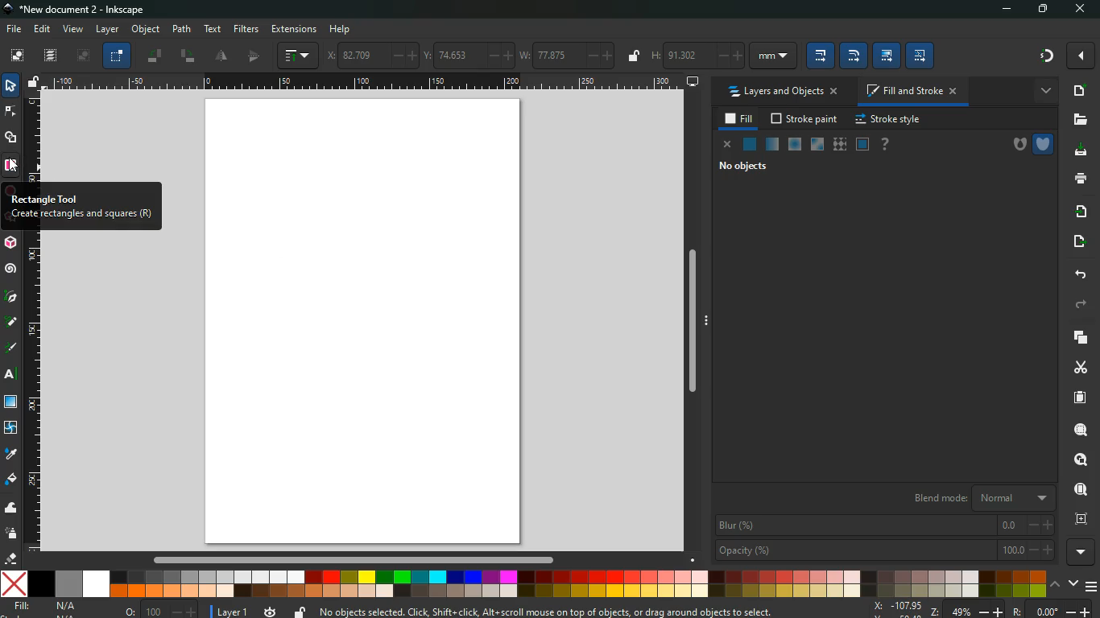  Describe the element at coordinates (11, 481) in the screenshot. I see `fill` at that location.